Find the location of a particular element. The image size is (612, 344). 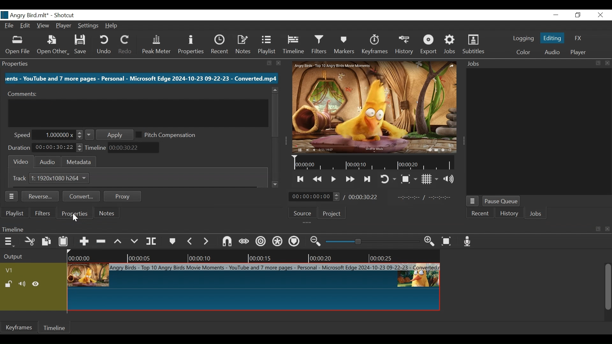

Duration is located at coordinates (20, 147).